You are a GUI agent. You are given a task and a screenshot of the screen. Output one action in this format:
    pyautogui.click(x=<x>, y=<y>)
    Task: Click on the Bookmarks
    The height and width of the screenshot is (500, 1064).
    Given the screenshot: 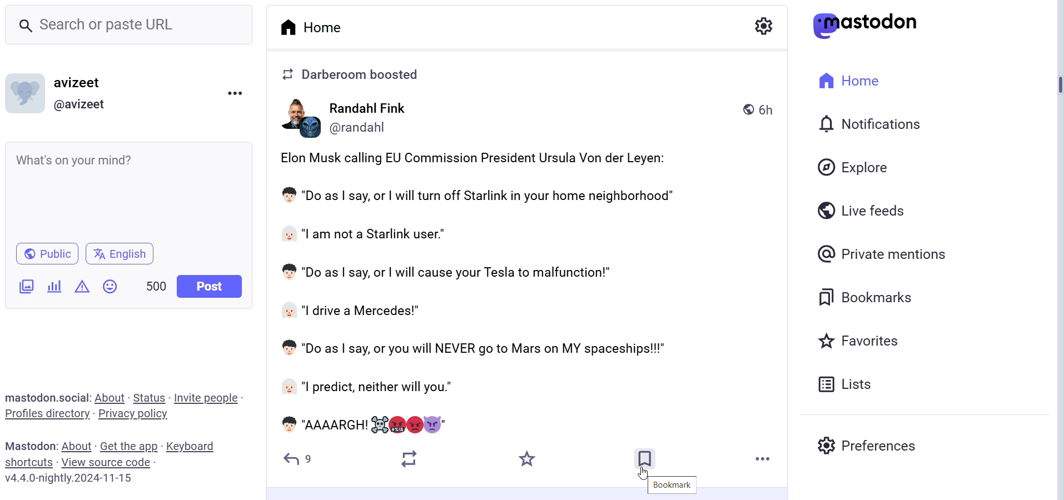 What is the action you would take?
    pyautogui.click(x=865, y=296)
    